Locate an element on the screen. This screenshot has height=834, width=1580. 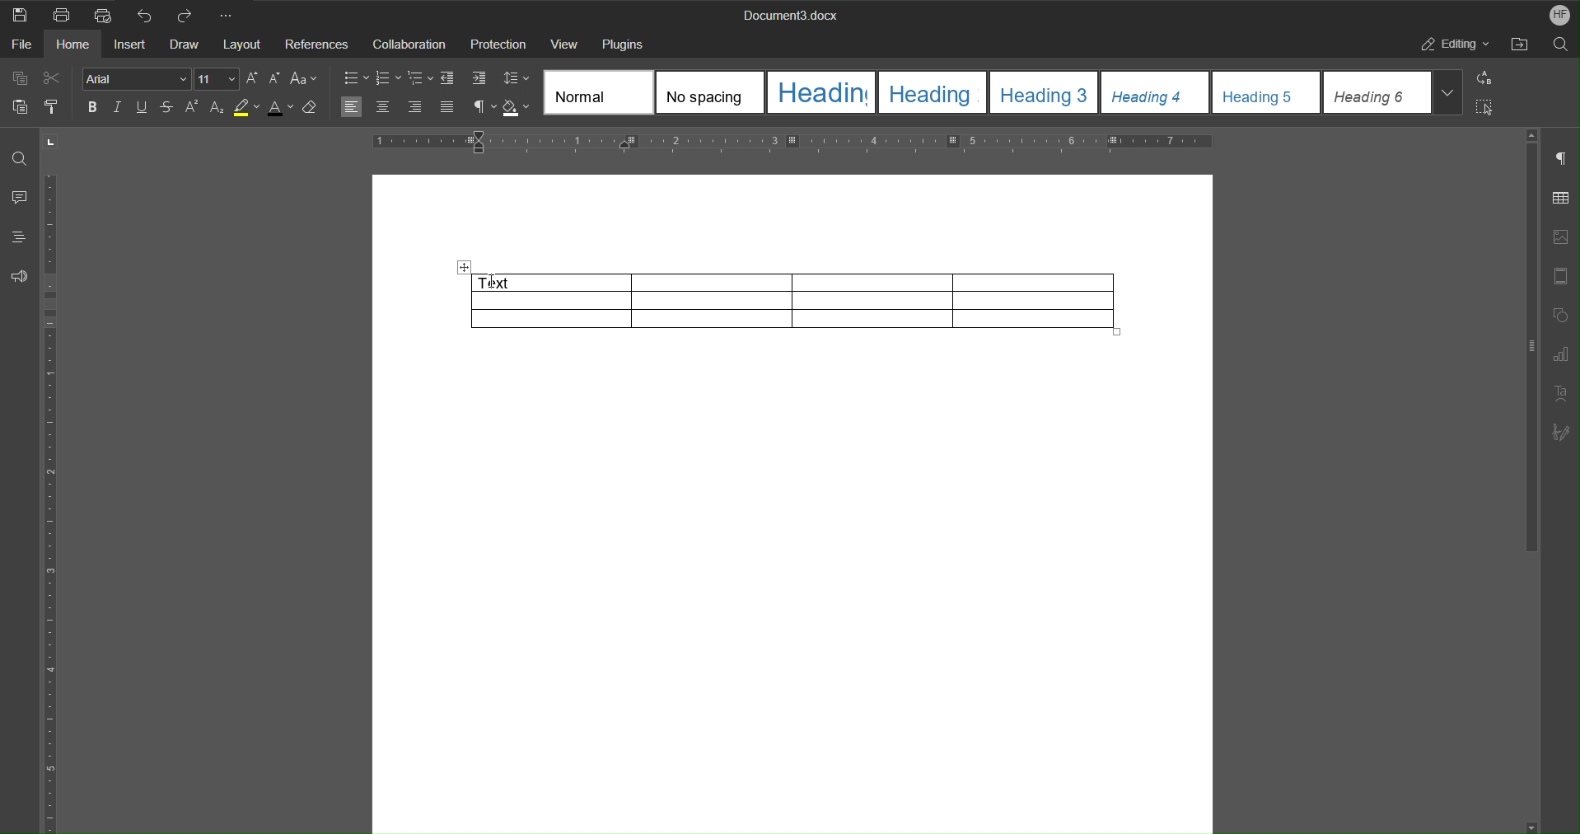
Superscript is located at coordinates (189, 106).